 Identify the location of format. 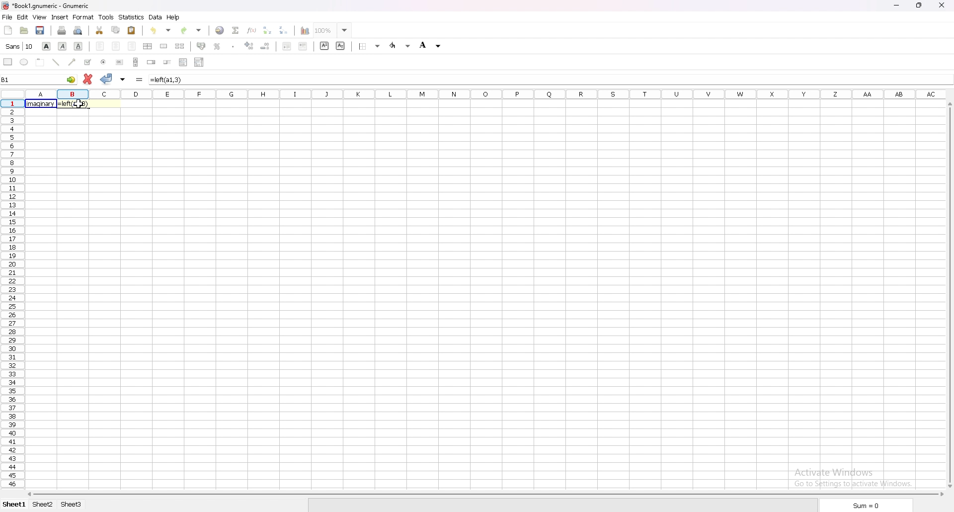
(83, 17).